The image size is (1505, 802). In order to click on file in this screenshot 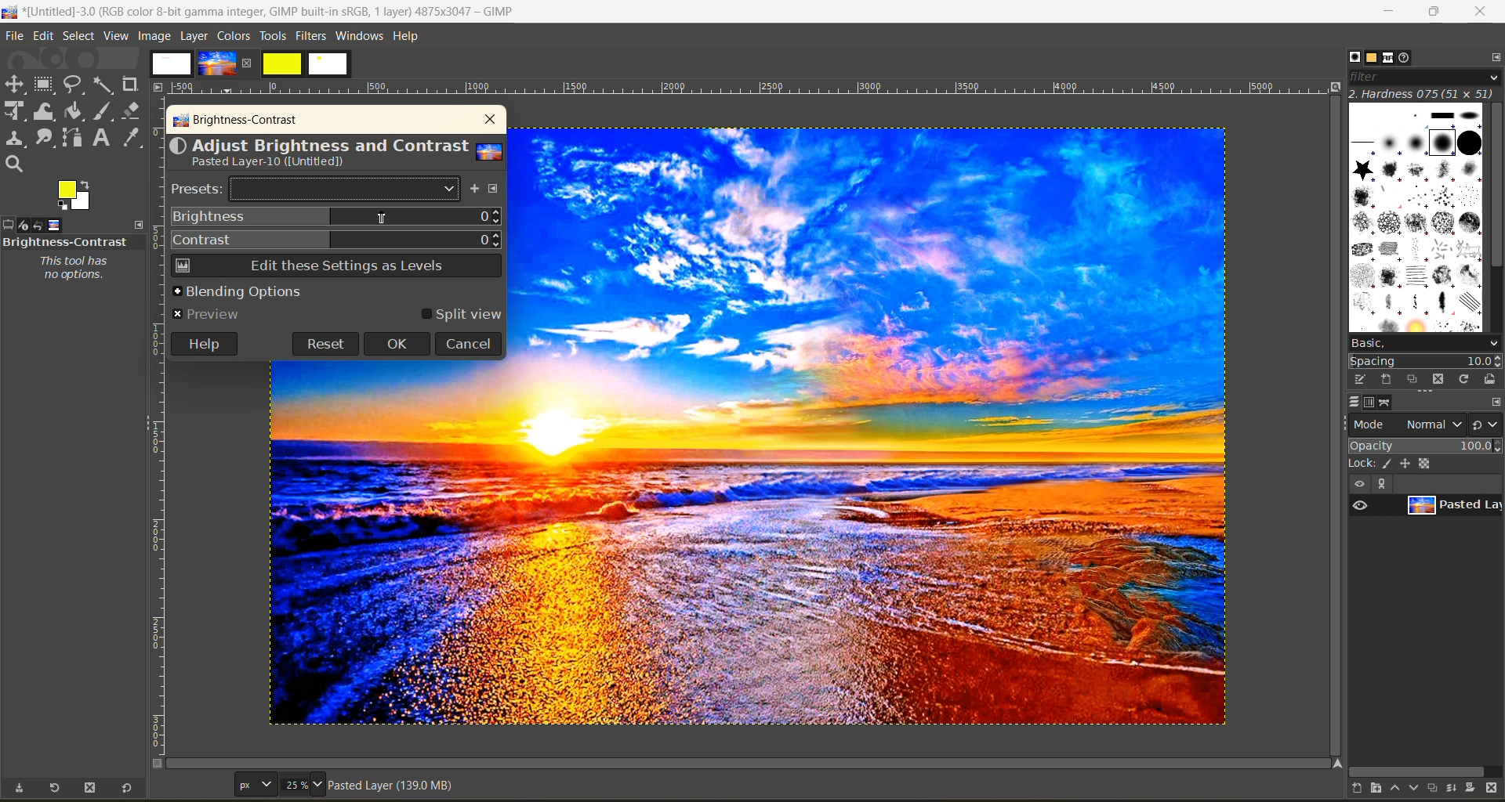, I will do `click(13, 38)`.